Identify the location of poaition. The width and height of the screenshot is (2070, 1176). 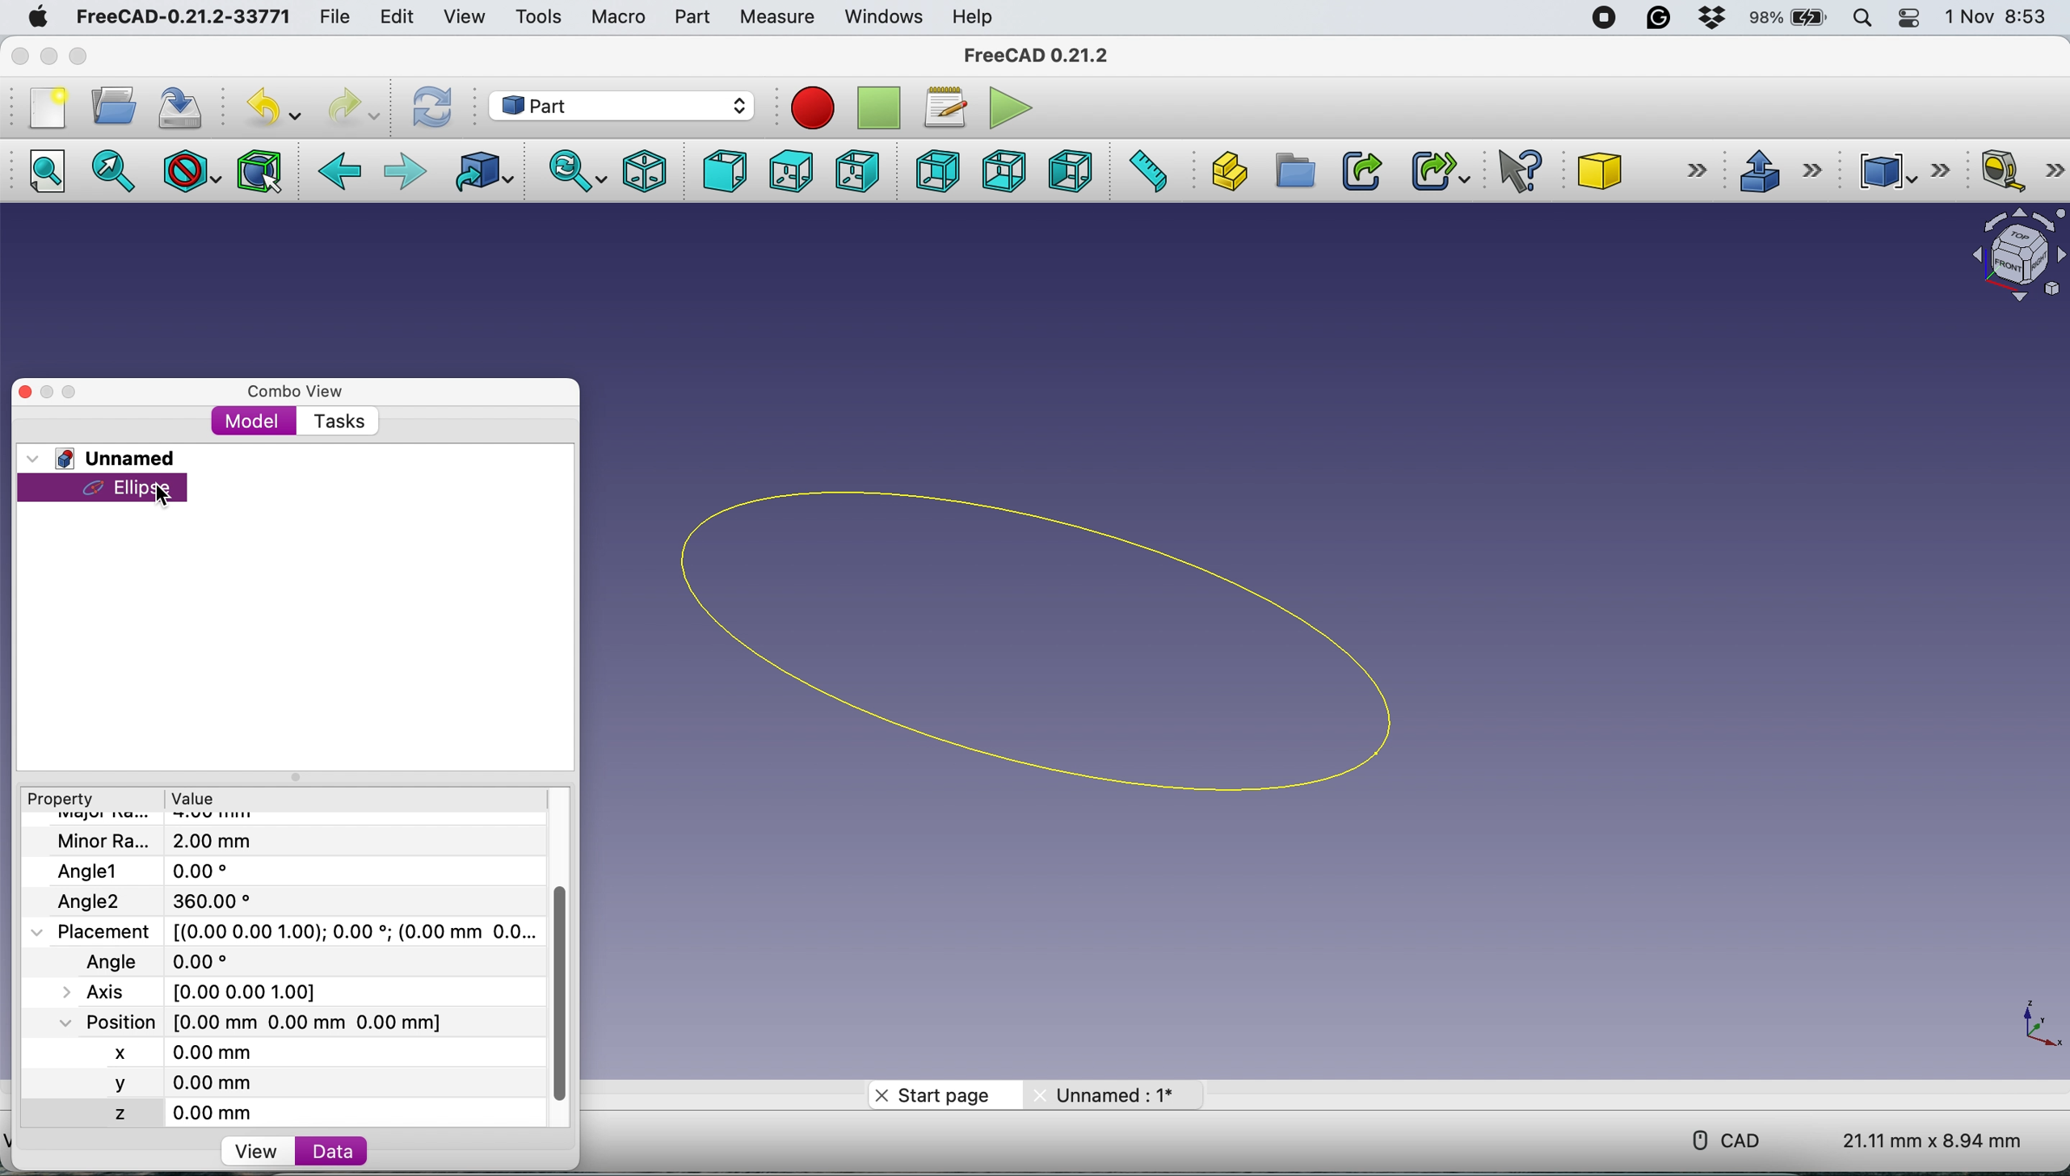
(294, 1021).